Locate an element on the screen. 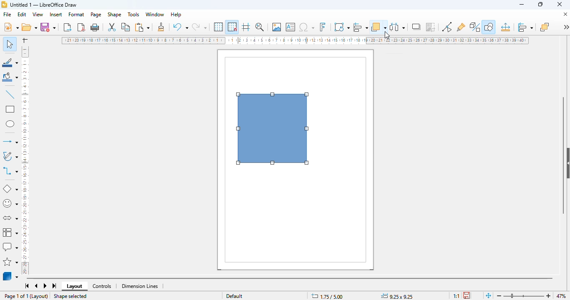 Image resolution: width=570 pixels, height=300 pixels. close document is located at coordinates (565, 14).